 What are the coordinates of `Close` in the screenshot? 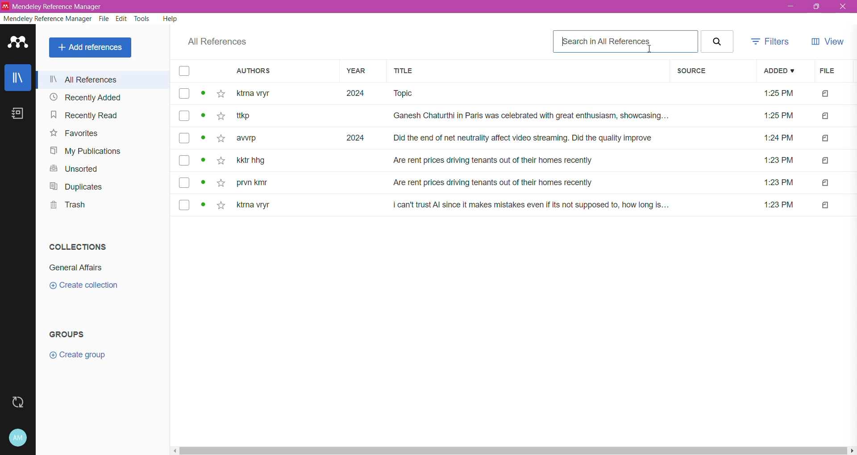 It's located at (843, 7).